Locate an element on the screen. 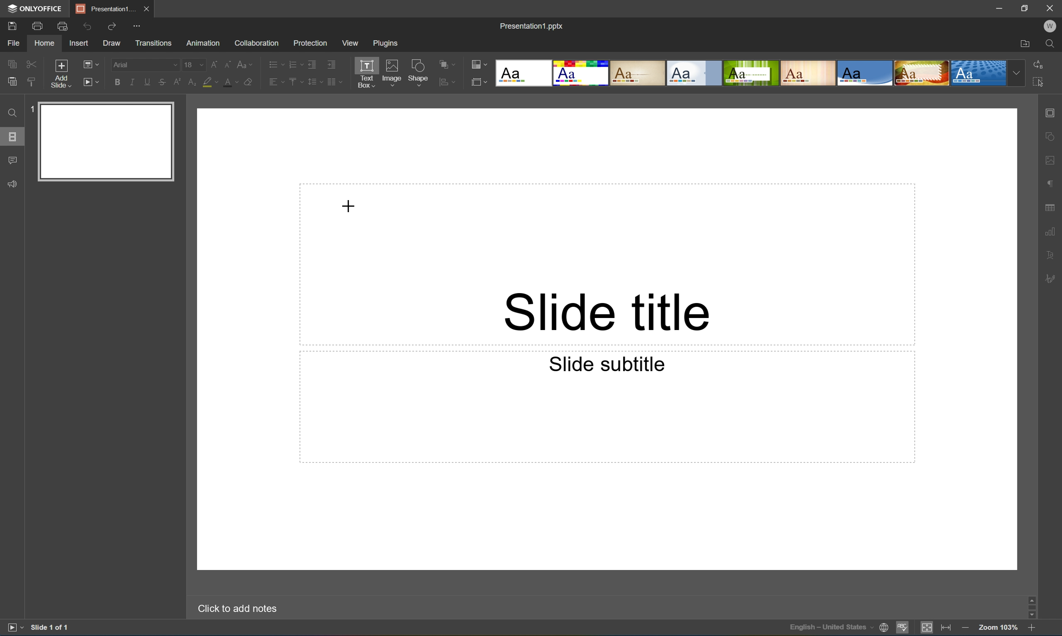  Type of slides is located at coordinates (751, 73).